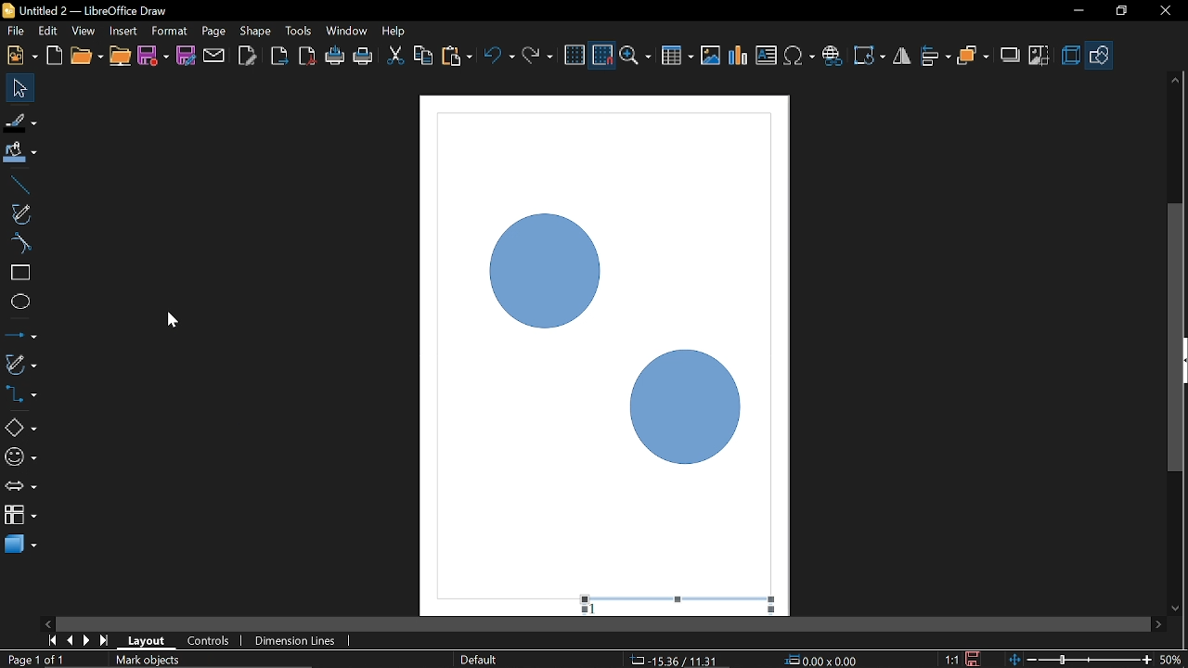  What do you see at coordinates (19, 273) in the screenshot?
I see `Rectangle` at bounding box center [19, 273].